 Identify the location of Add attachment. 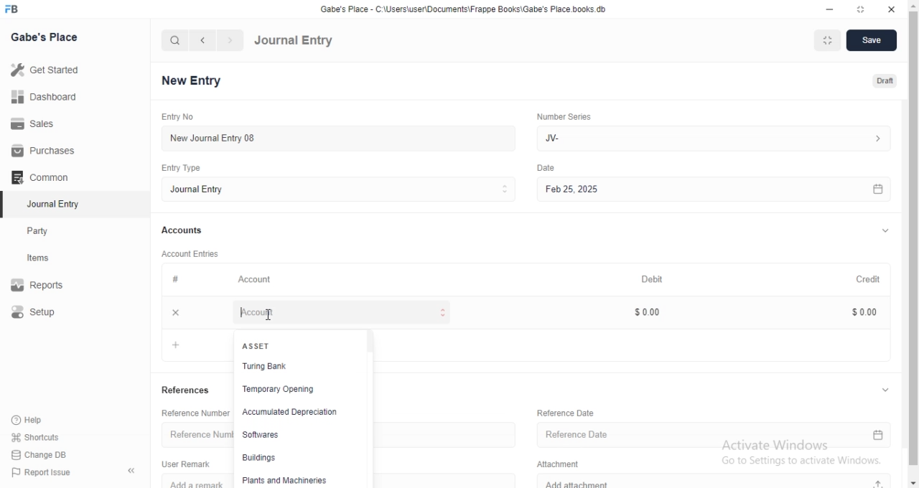
(724, 482).